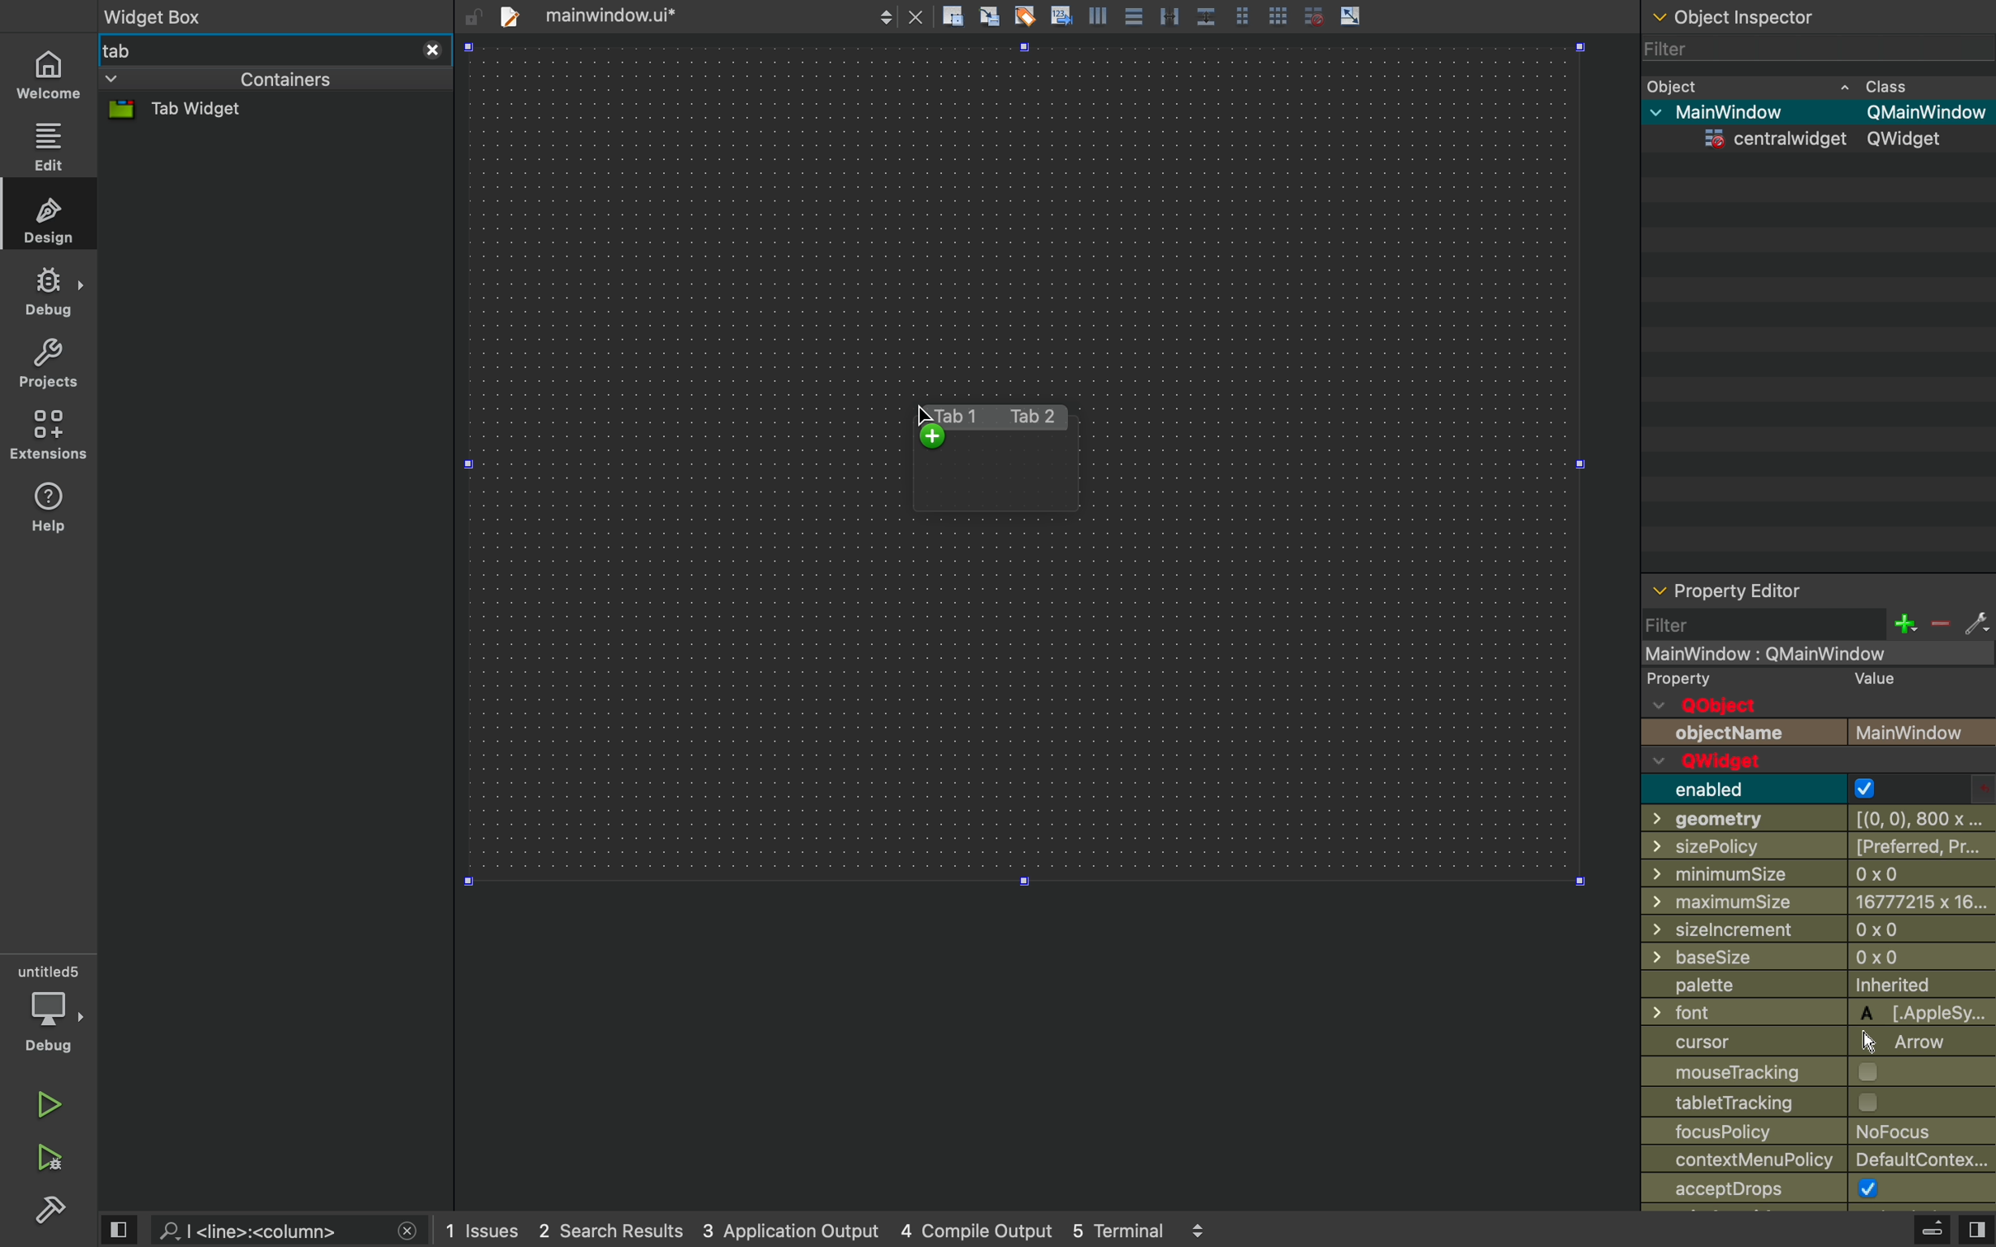  I want to click on debug, so click(53, 1009).